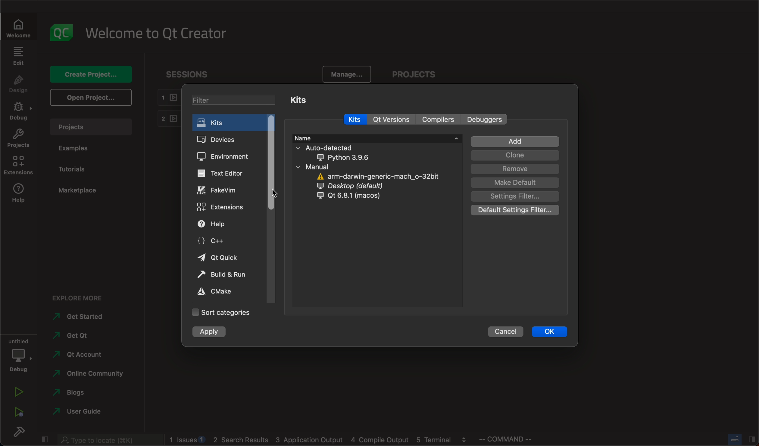  Describe the element at coordinates (272, 207) in the screenshot. I see `scroll bar` at that location.